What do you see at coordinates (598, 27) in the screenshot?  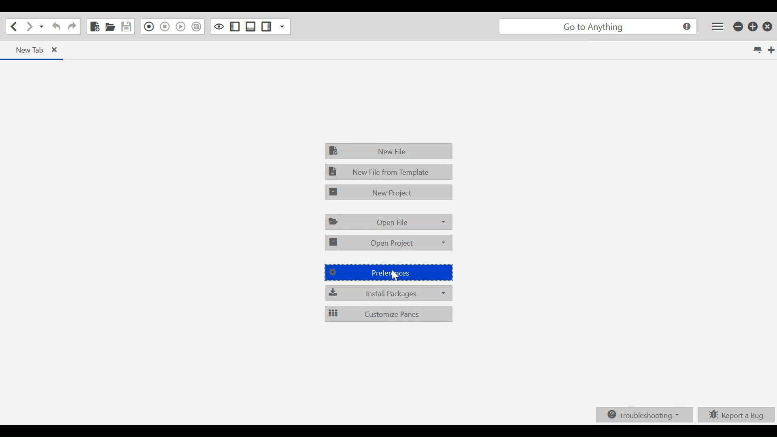 I see `go to anything` at bounding box center [598, 27].